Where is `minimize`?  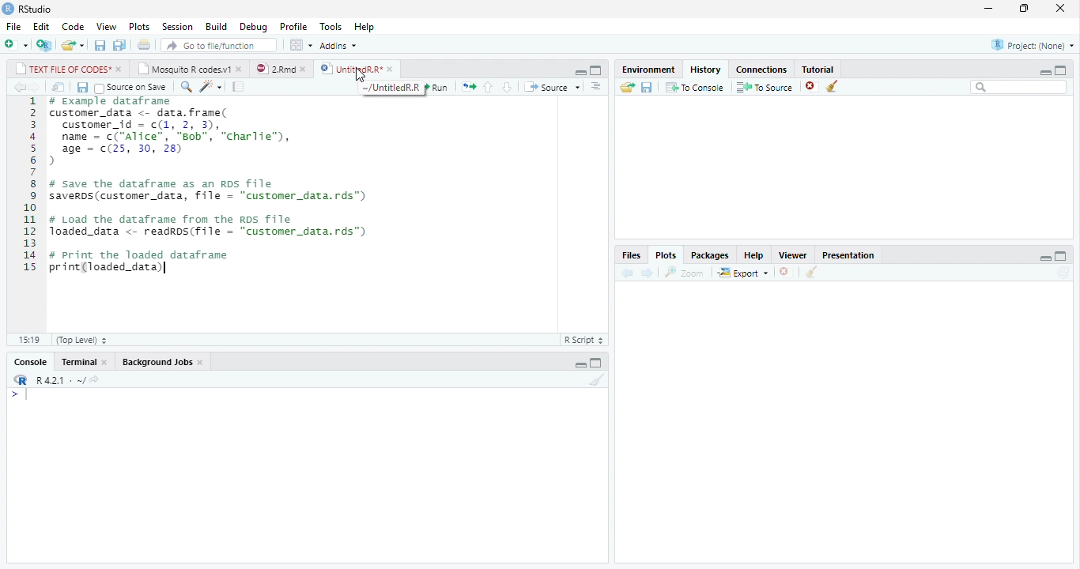
minimize is located at coordinates (988, 8).